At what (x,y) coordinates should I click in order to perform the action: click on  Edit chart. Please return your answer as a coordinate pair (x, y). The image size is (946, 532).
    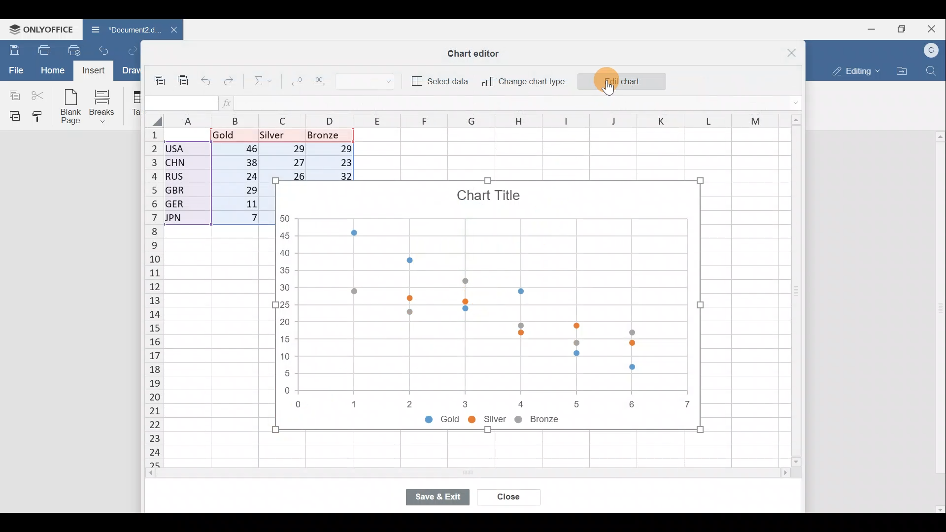
    Looking at the image, I should click on (622, 77).